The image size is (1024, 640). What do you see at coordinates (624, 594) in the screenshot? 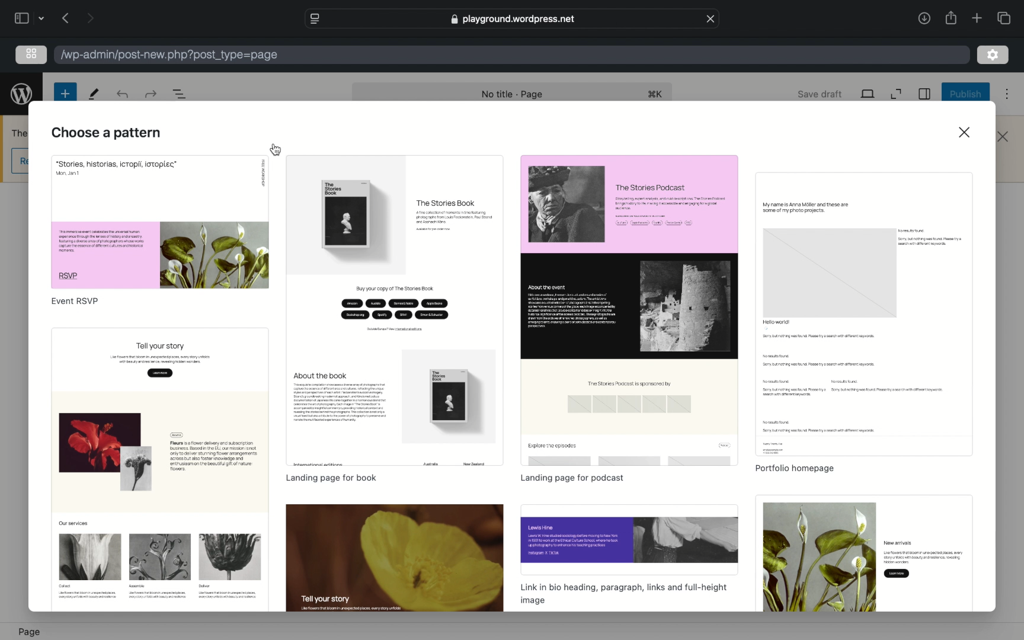
I see `link in bio, heading, links and full-heigh display` at bounding box center [624, 594].